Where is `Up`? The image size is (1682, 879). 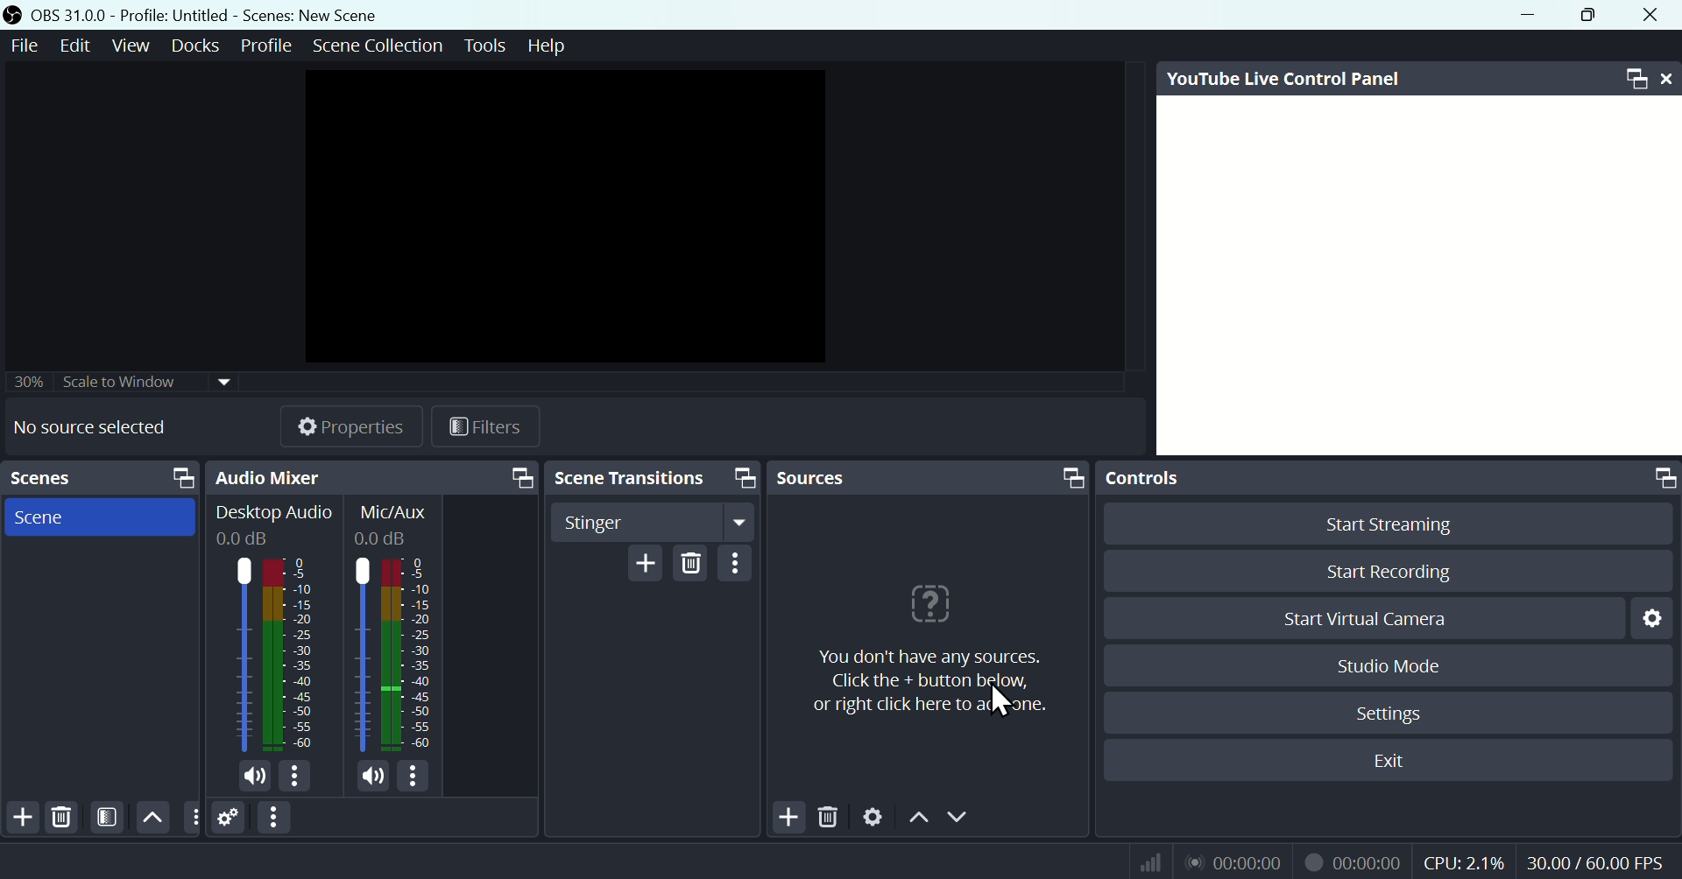
Up is located at coordinates (152, 817).